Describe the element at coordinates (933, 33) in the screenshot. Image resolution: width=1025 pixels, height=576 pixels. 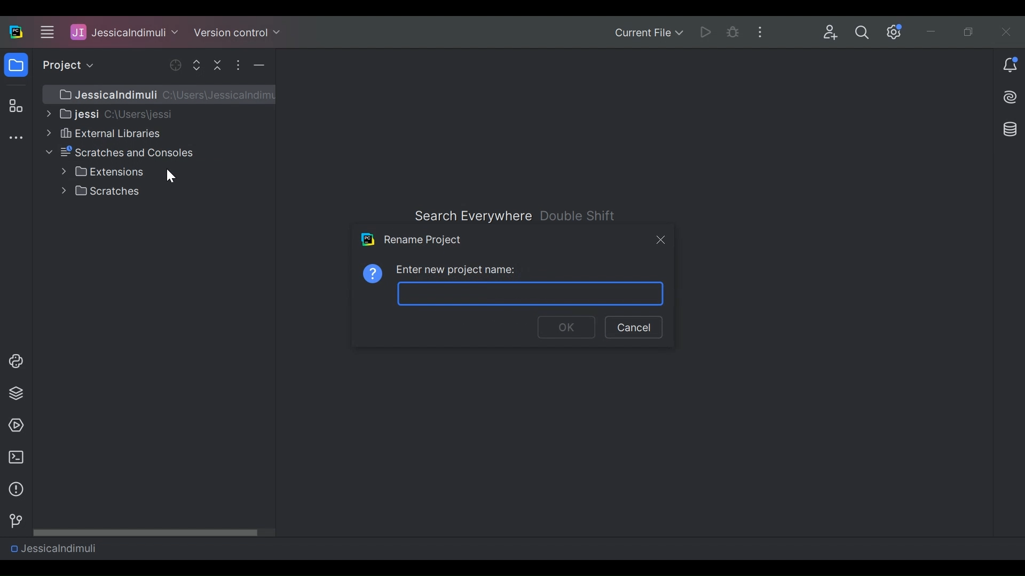
I see `Minimize` at that location.